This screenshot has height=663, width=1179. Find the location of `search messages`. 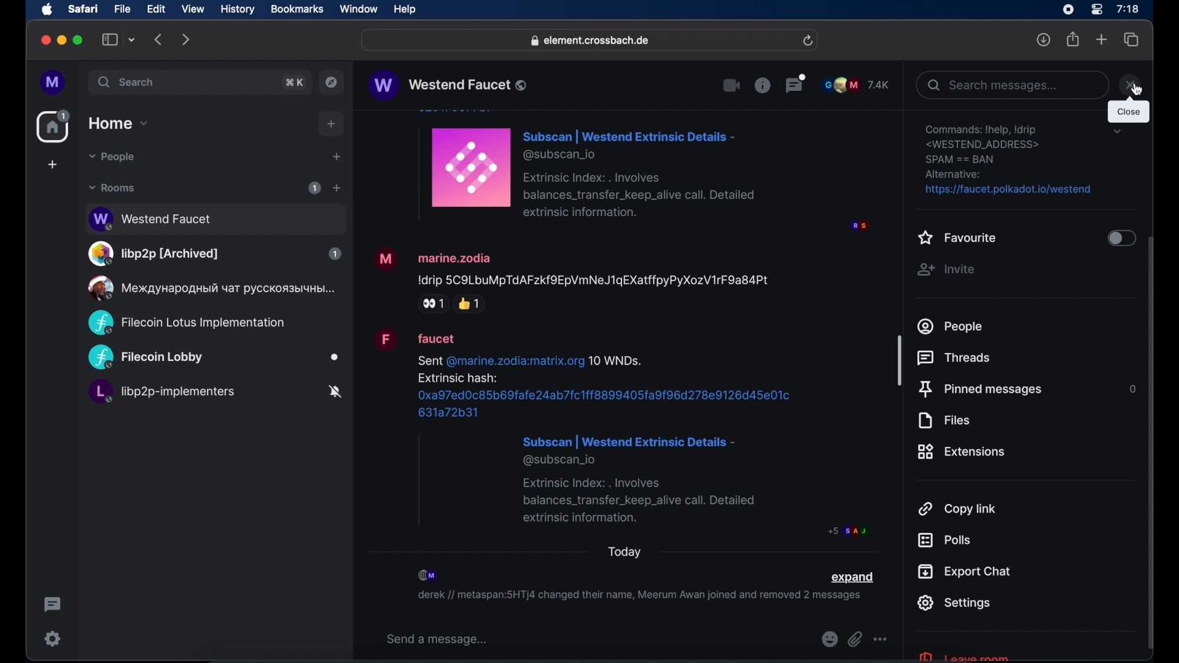

search messages is located at coordinates (1011, 85).